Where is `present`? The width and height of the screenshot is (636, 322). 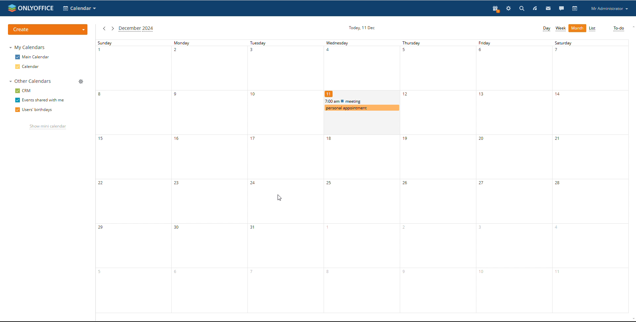
present is located at coordinates (496, 10).